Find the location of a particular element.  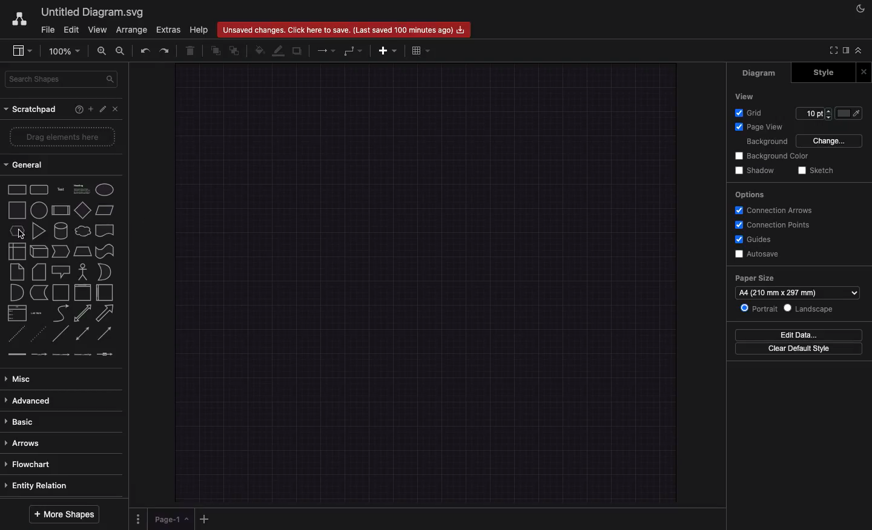

General  is located at coordinates (25, 163).